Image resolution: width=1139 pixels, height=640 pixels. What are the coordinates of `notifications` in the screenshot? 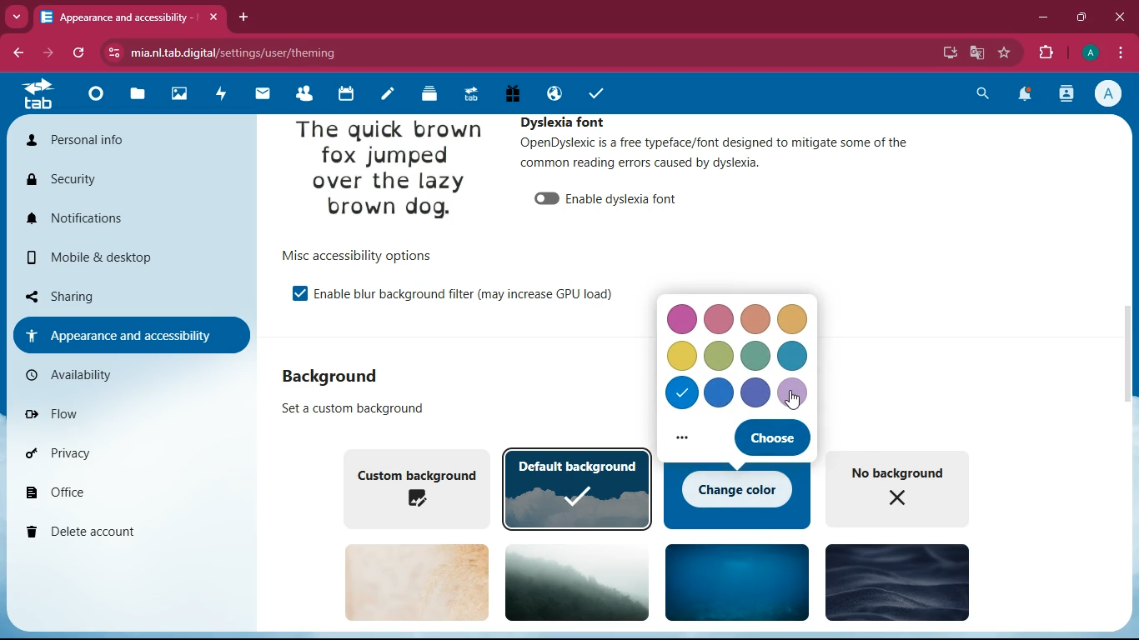 It's located at (1024, 97).